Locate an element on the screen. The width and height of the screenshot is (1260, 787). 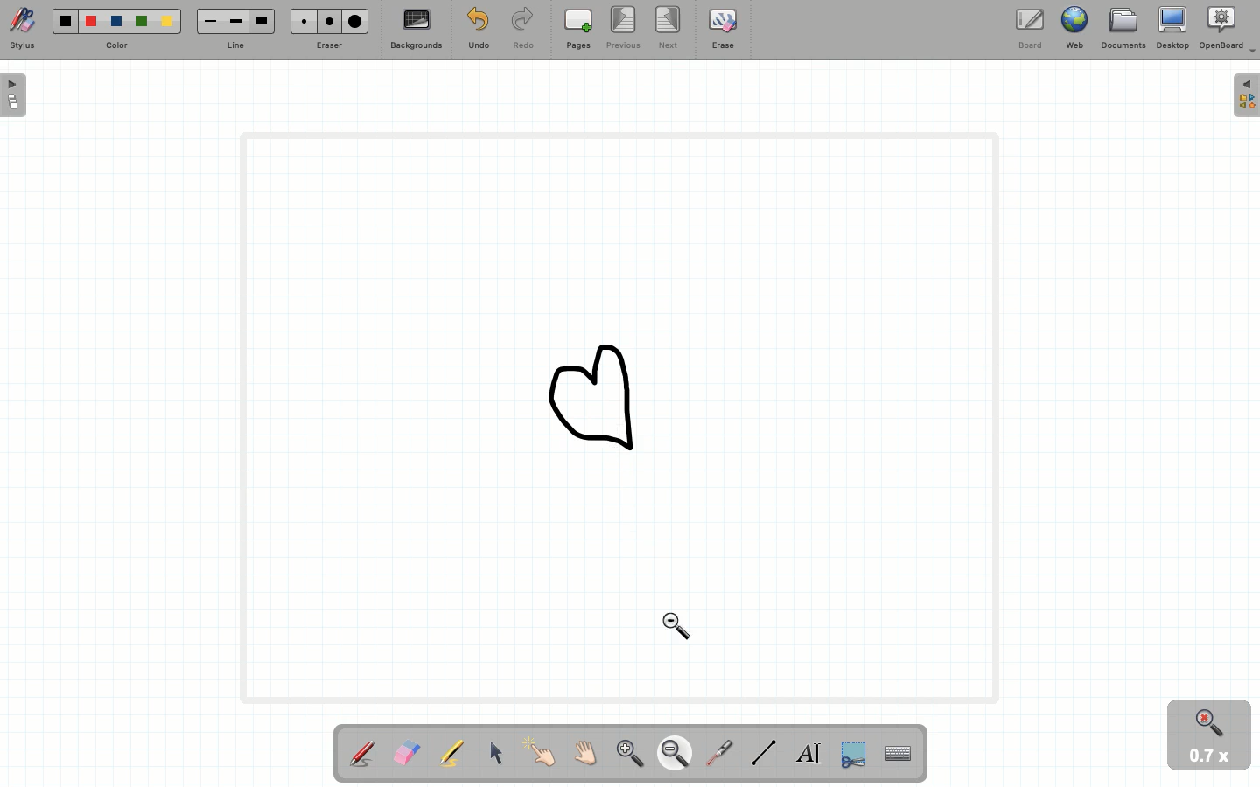
cursor is located at coordinates (680, 627).